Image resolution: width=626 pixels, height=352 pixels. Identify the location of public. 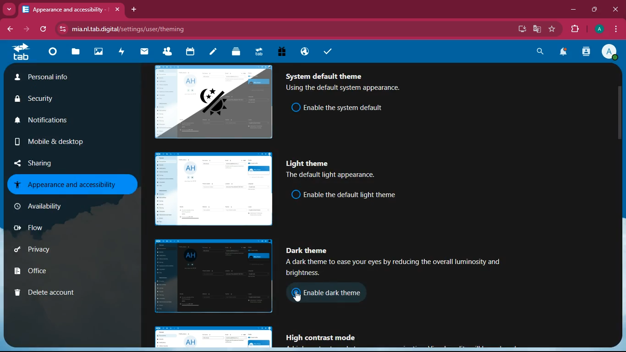
(303, 51).